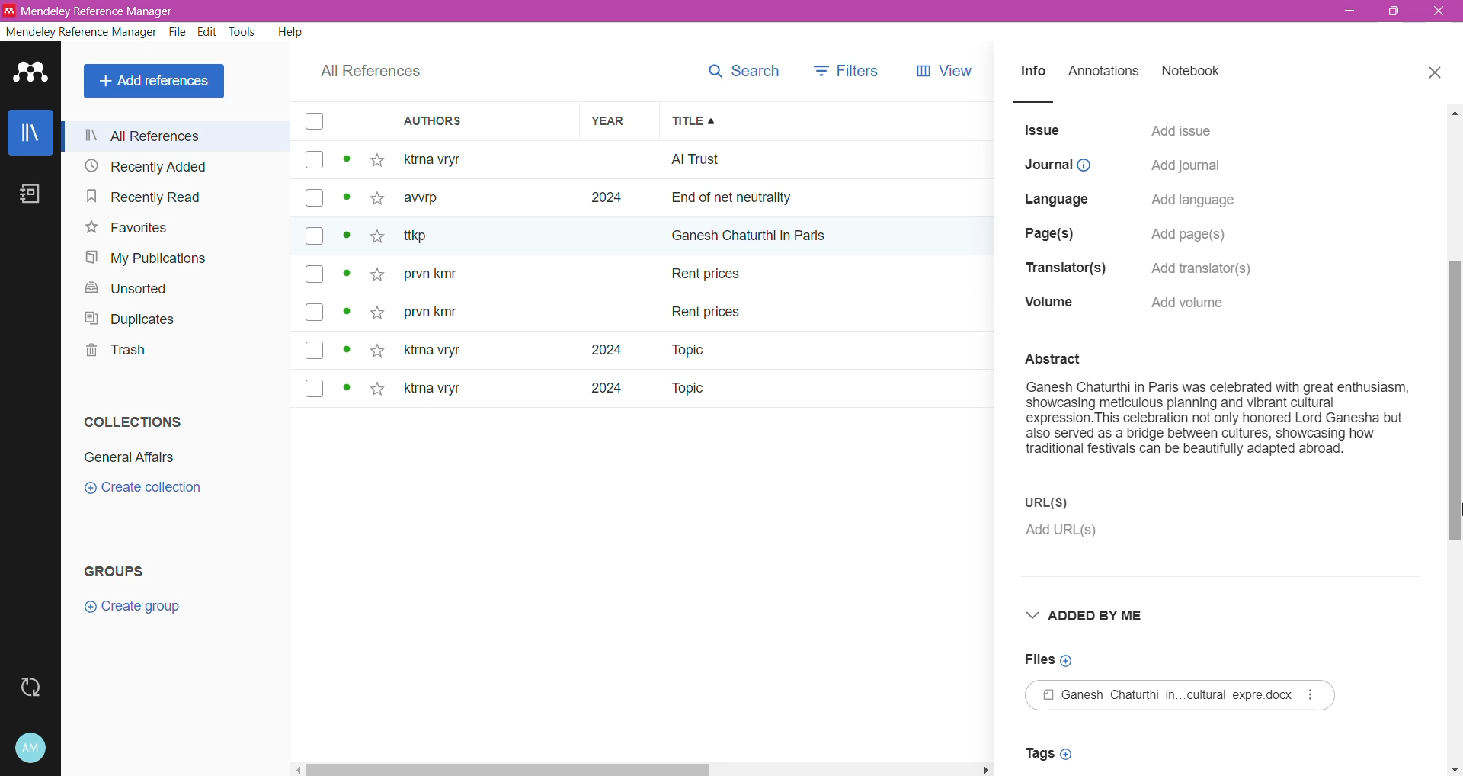 This screenshot has width=1463, height=776. I want to click on Recently Added, so click(147, 167).